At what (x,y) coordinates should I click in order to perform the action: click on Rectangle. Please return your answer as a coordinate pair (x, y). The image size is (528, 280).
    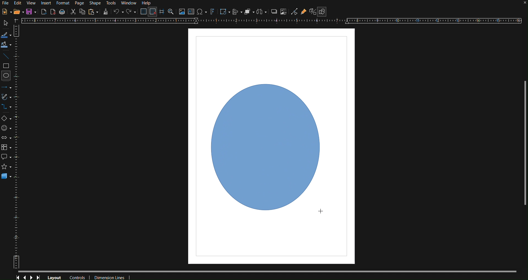
    Looking at the image, I should click on (7, 66).